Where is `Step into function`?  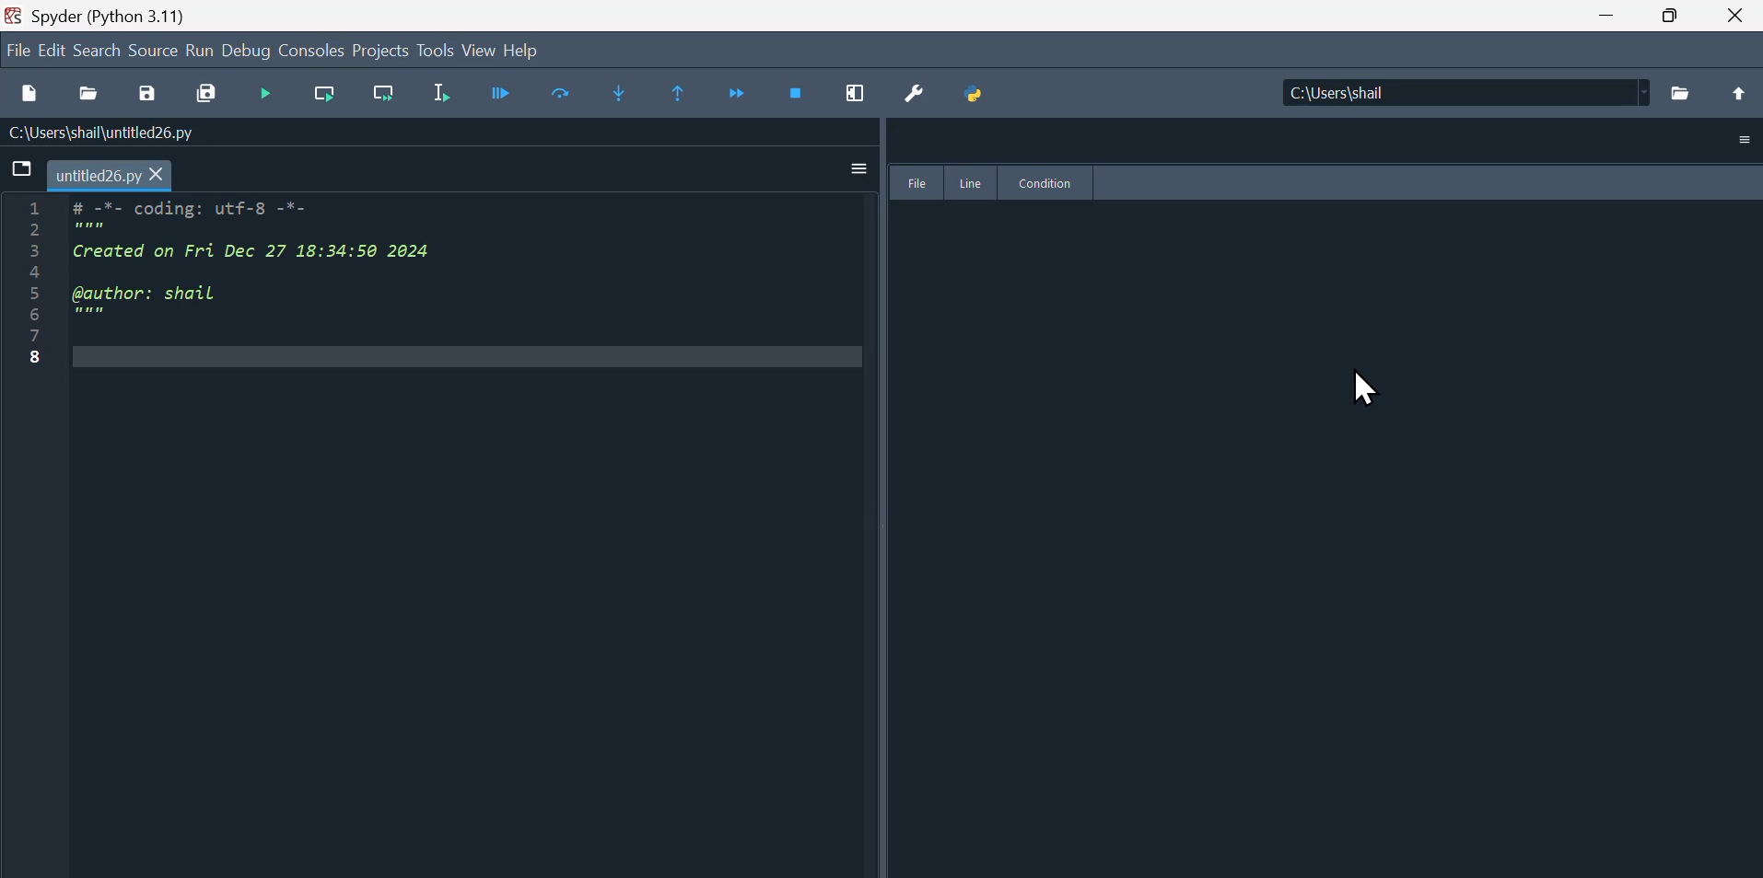
Step into function is located at coordinates (627, 94).